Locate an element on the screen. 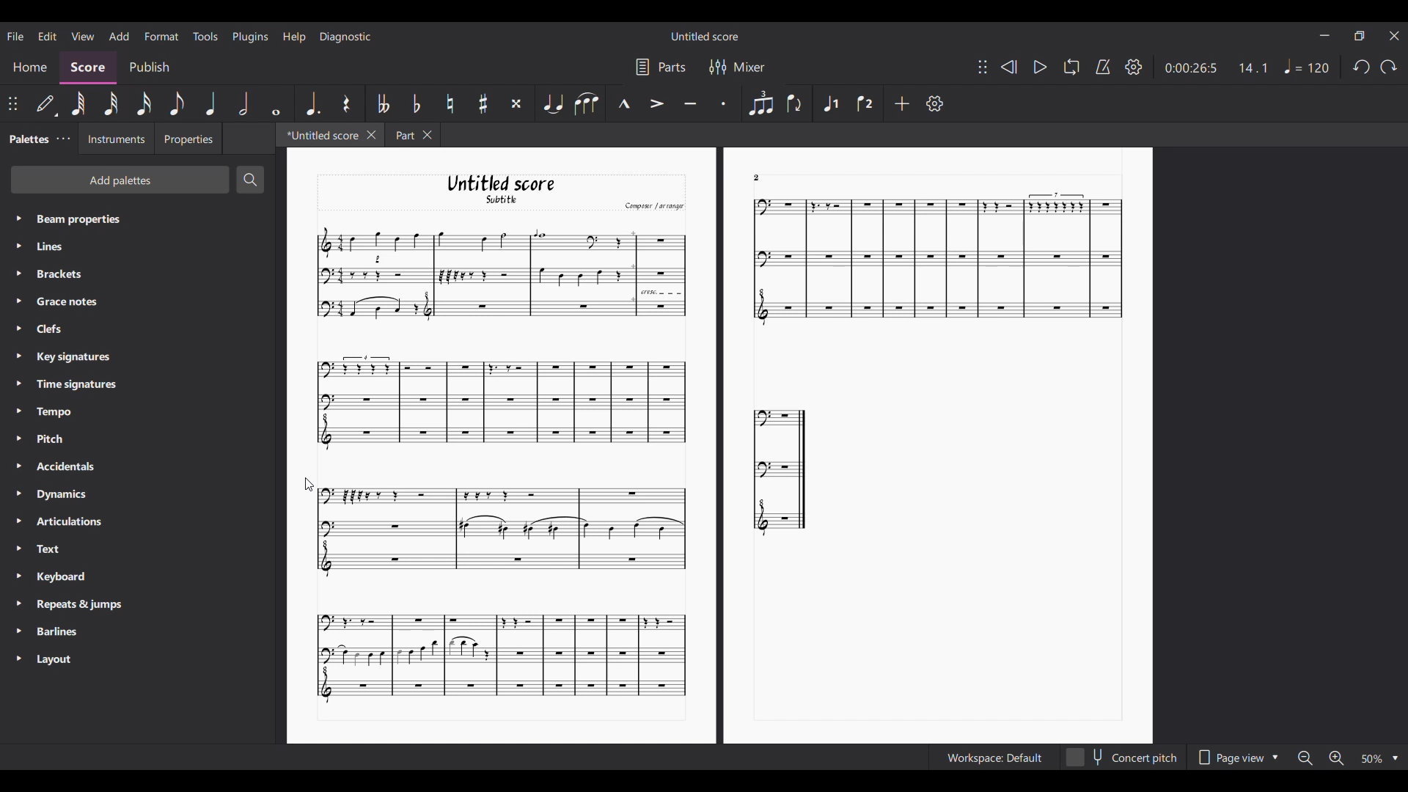  Move toolbar is located at coordinates (983, 67).